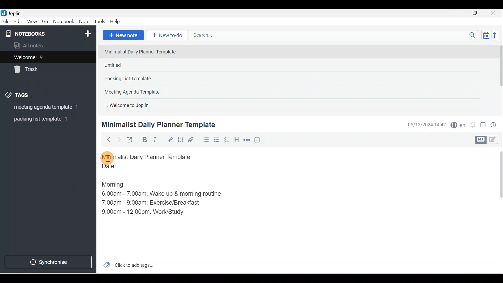  I want to click on Minimalist Daily Planner Template, so click(157, 125).